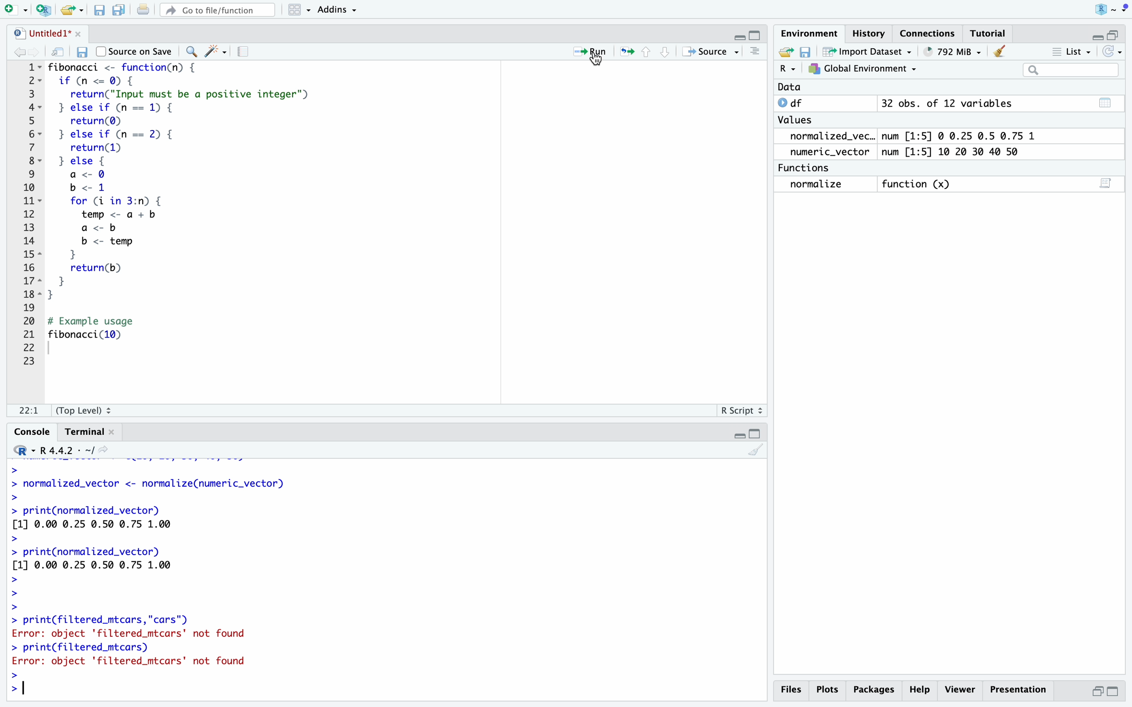 This screenshot has width=1132, height=707. Describe the element at coordinates (827, 690) in the screenshot. I see `plots` at that location.